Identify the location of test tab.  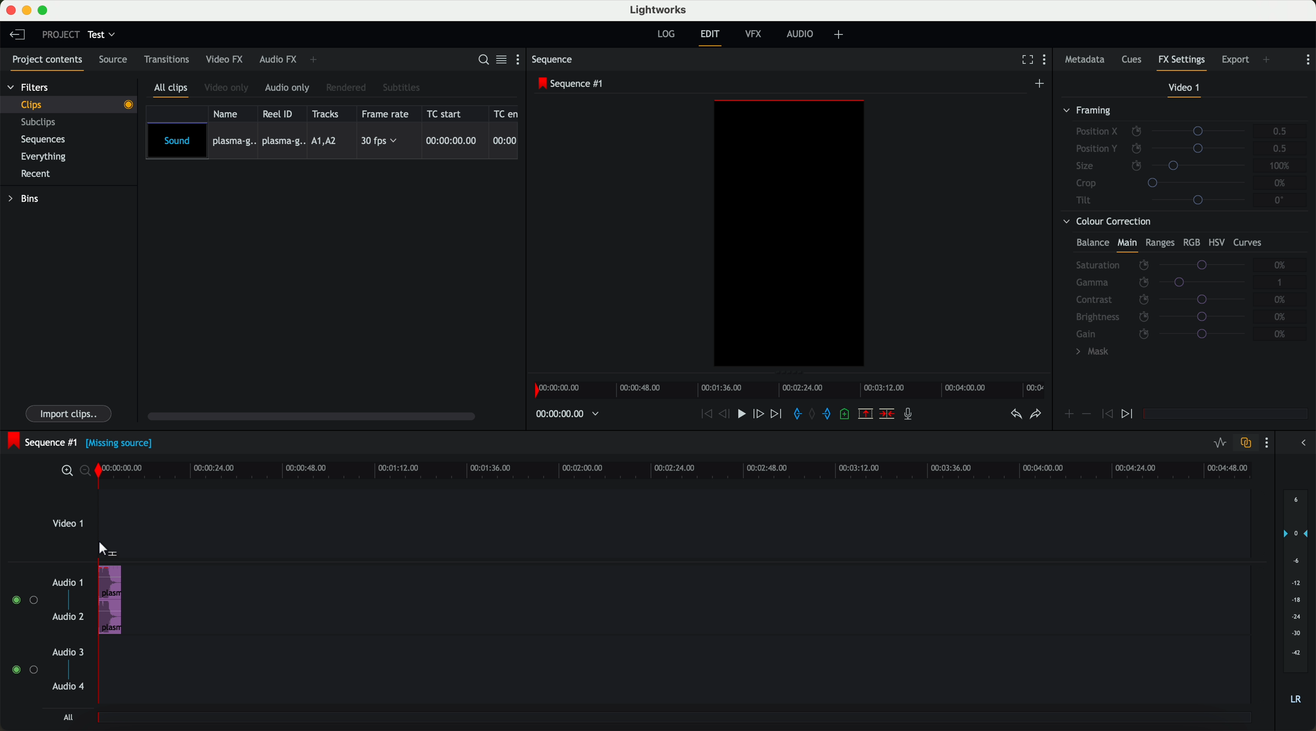
(103, 32).